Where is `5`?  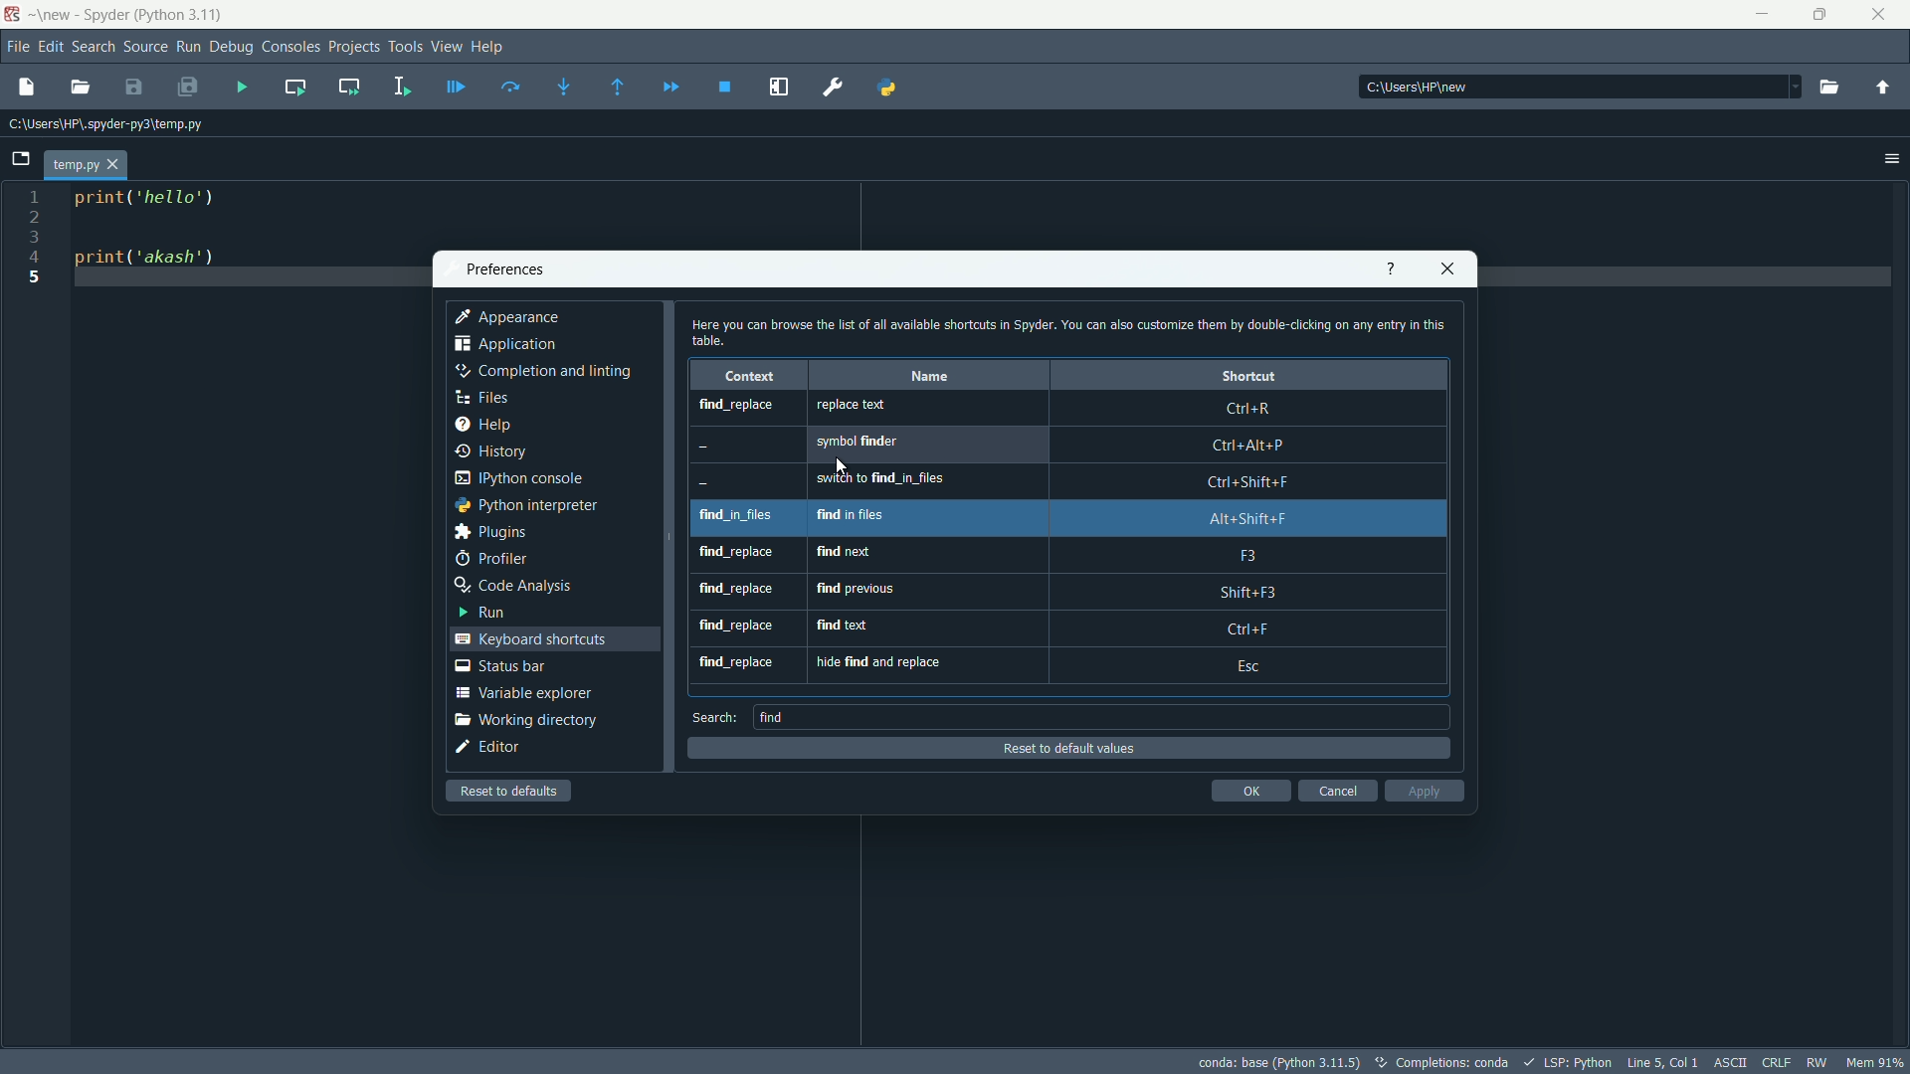 5 is located at coordinates (34, 277).